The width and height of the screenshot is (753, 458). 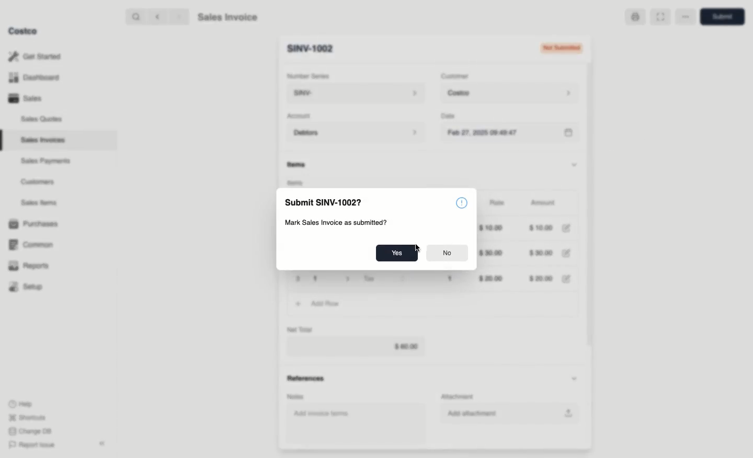 I want to click on Purchases, so click(x=34, y=224).